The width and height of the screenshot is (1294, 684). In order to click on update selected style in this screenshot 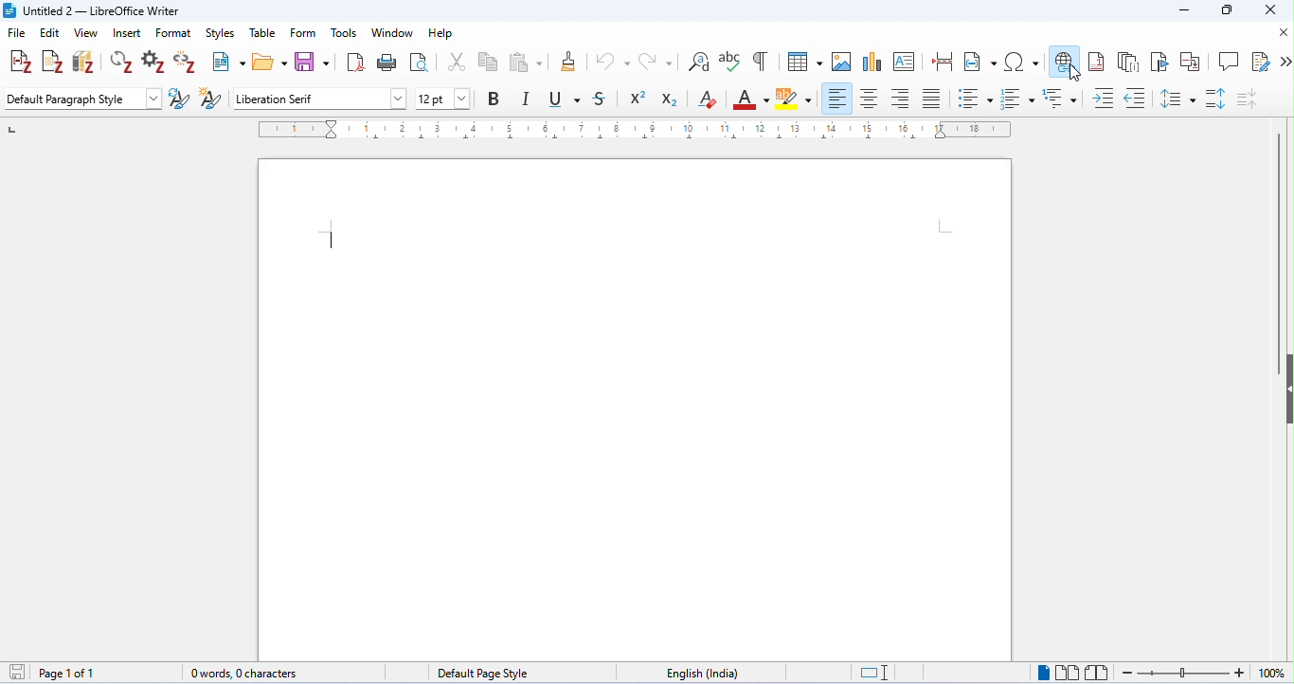, I will do `click(180, 99)`.